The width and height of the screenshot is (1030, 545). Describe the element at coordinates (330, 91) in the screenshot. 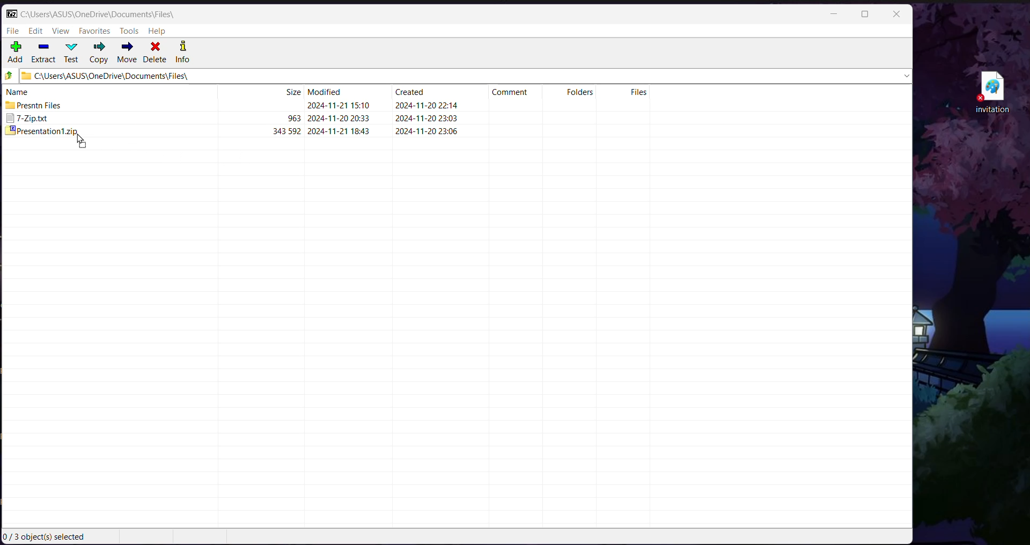

I see `Modified` at that location.